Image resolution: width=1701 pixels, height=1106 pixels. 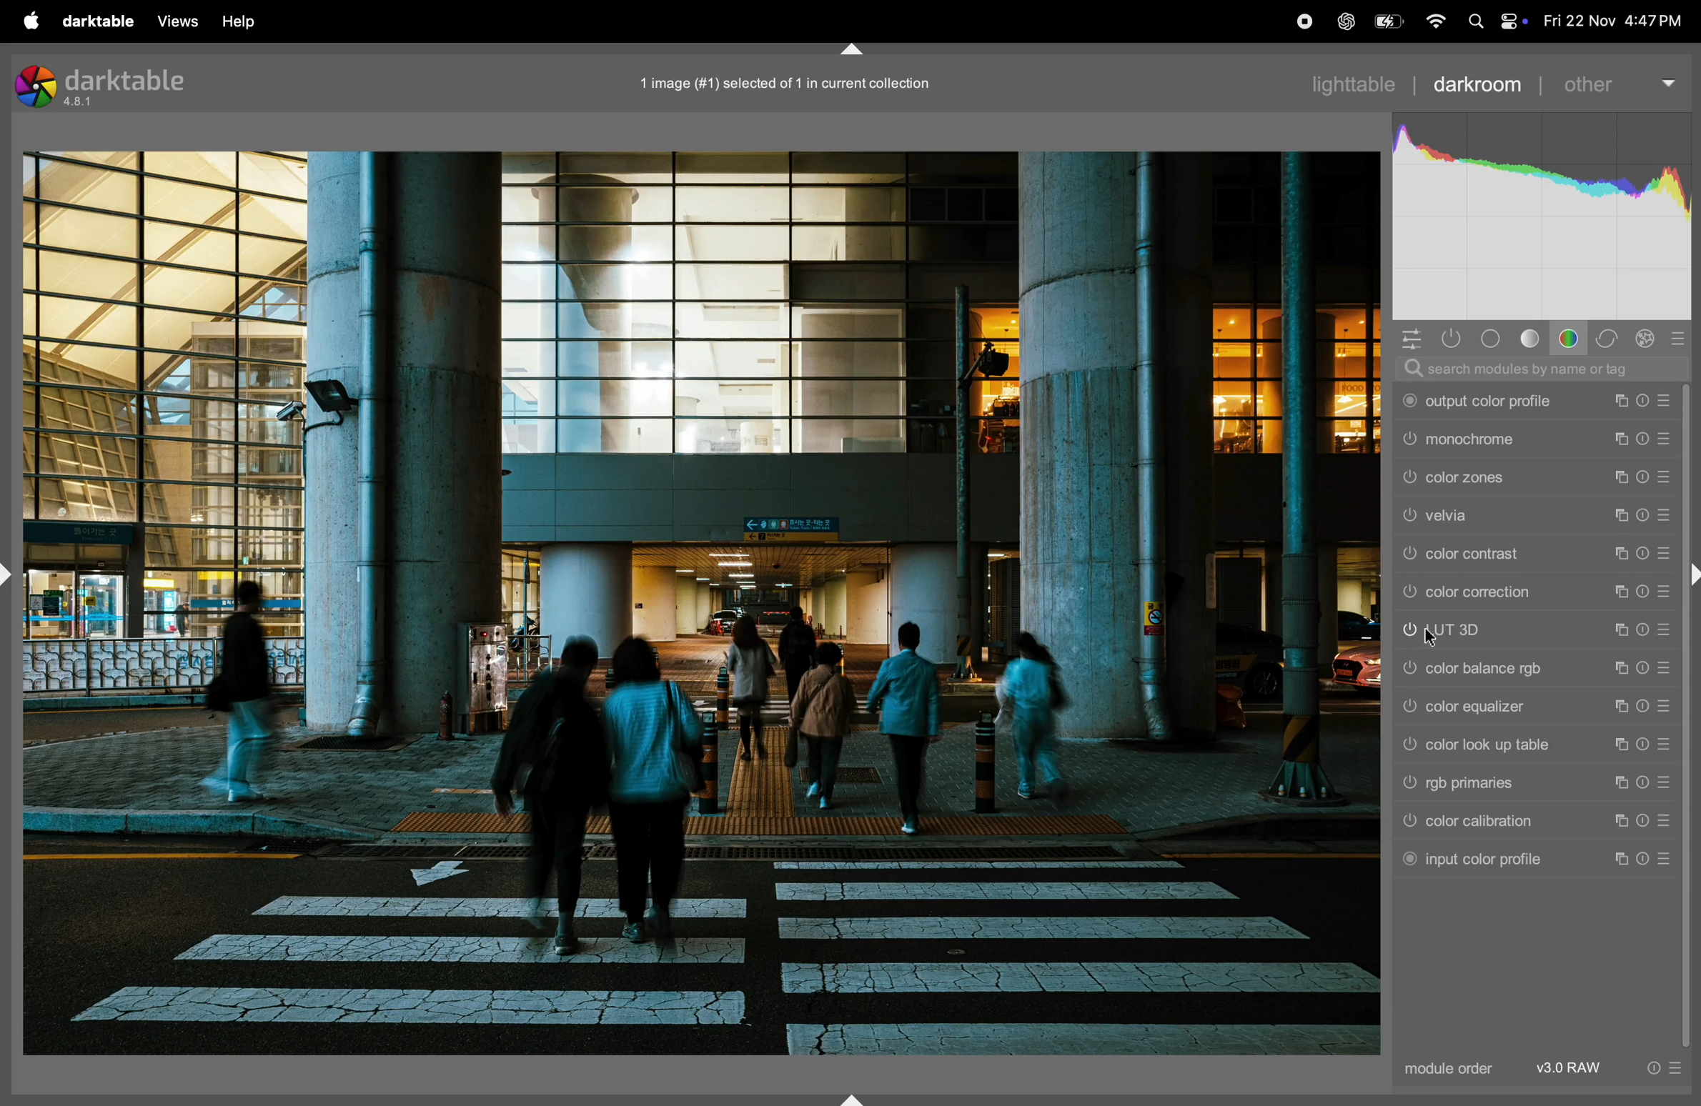 What do you see at coordinates (1644, 514) in the screenshot?
I see `reset` at bounding box center [1644, 514].